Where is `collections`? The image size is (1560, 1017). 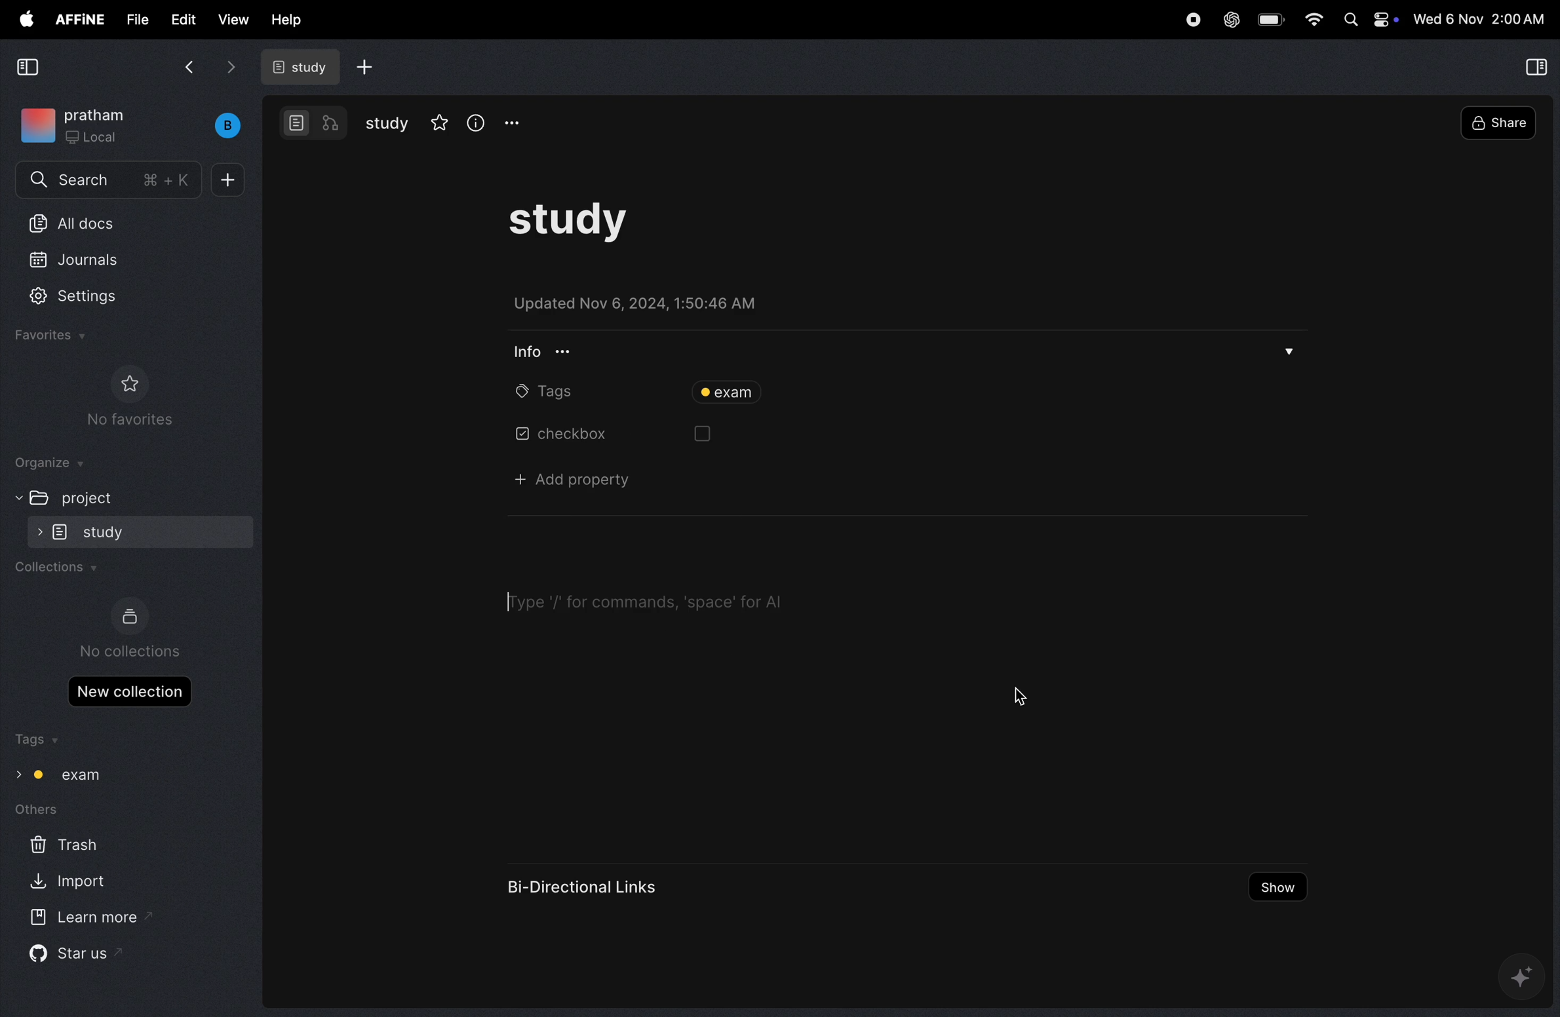 collections is located at coordinates (59, 569).